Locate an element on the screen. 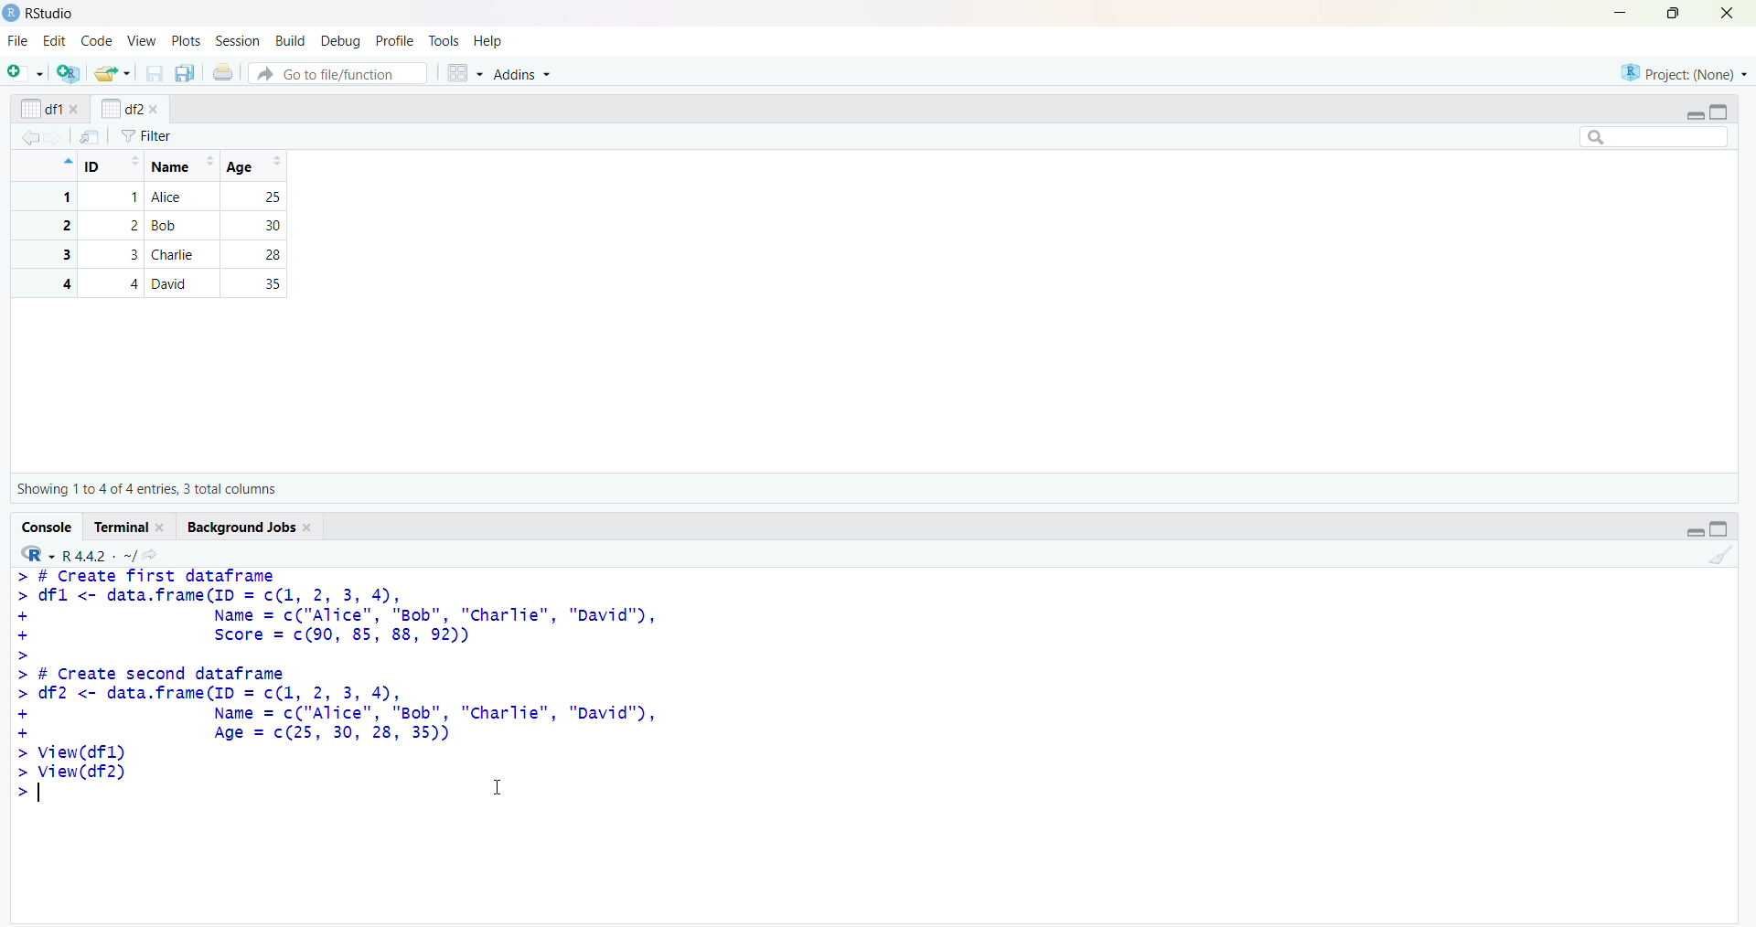  icon is located at coordinates (66, 161).